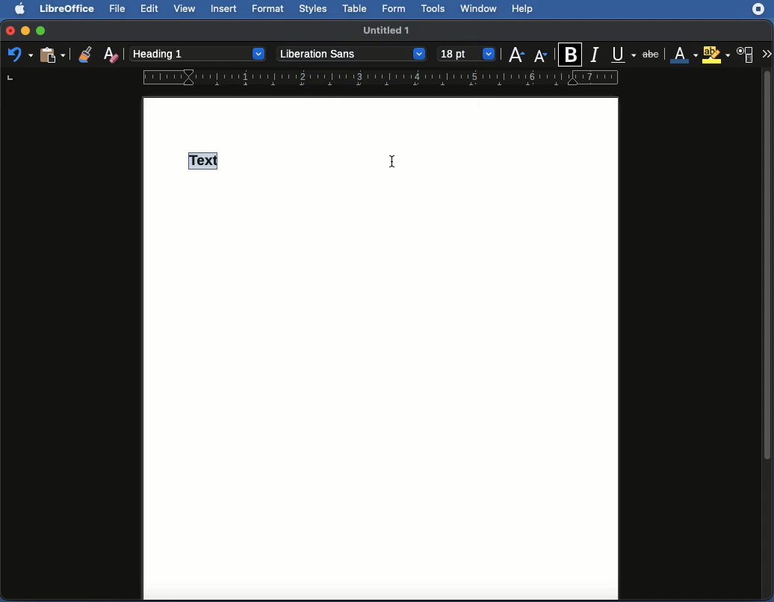 This screenshot has height=602, width=774. What do you see at coordinates (518, 55) in the screenshot?
I see `Size increase` at bounding box center [518, 55].